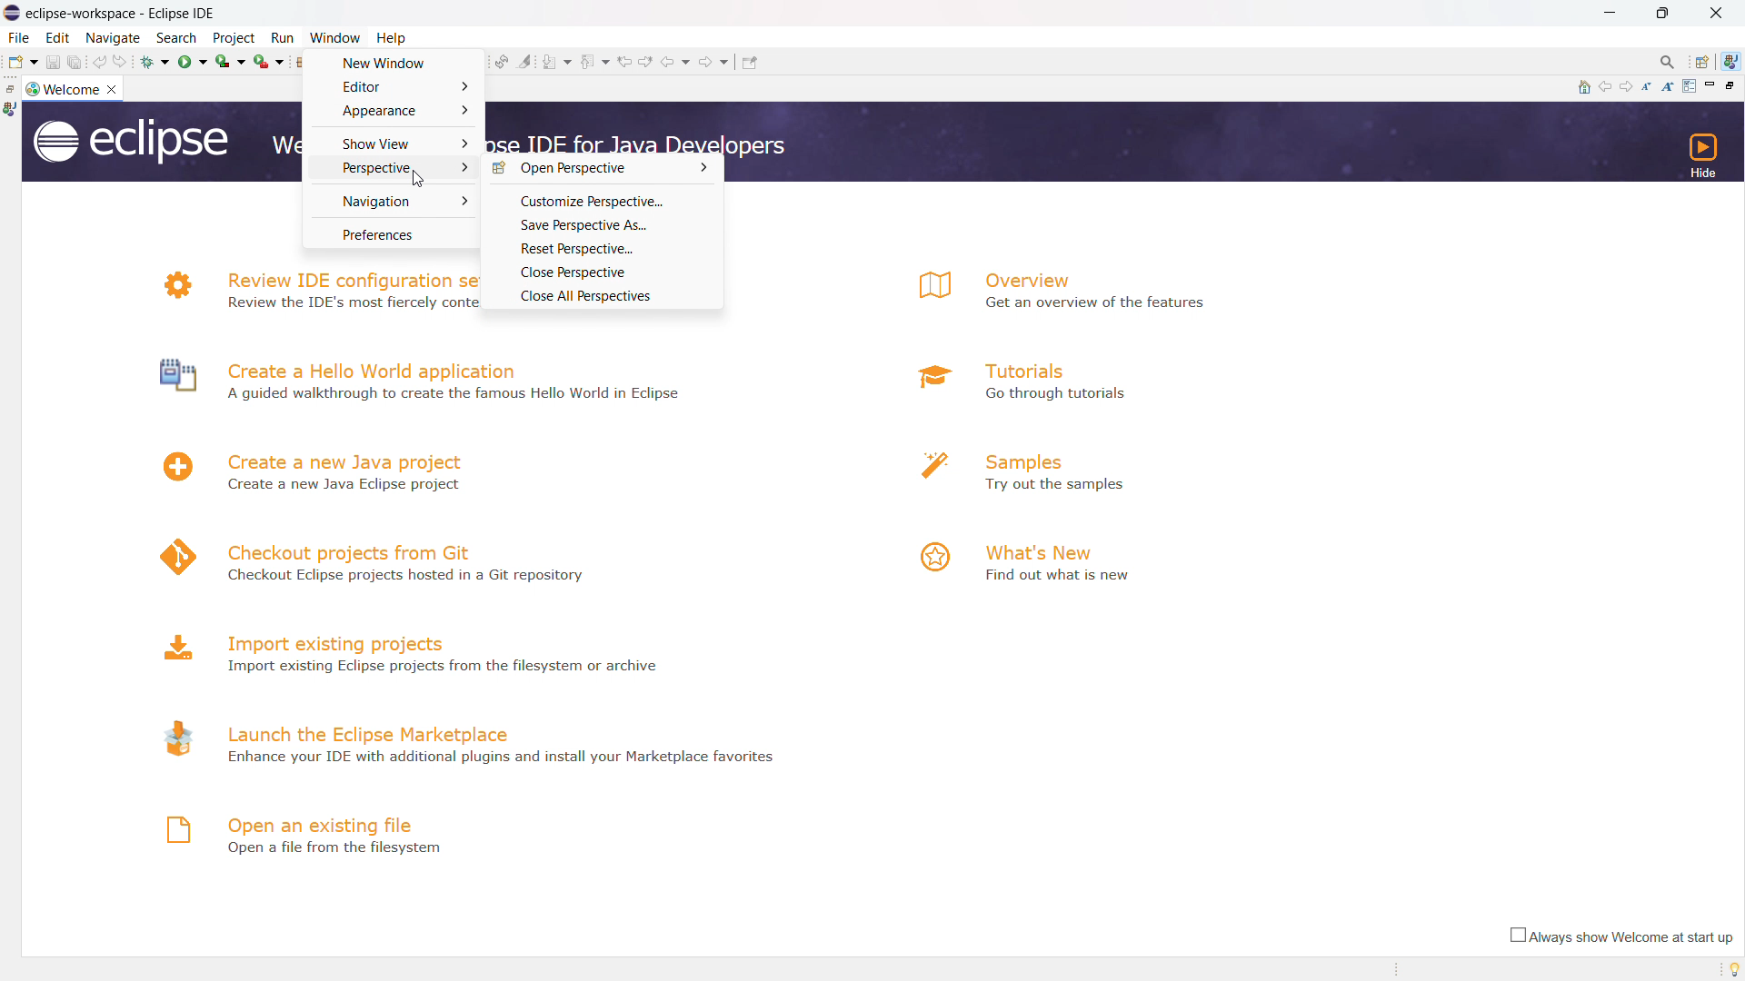 The image size is (1745, 981). Describe the element at coordinates (454, 665) in the screenshot. I see `Import existing Eclipse projects from the filesystem or archive` at that location.